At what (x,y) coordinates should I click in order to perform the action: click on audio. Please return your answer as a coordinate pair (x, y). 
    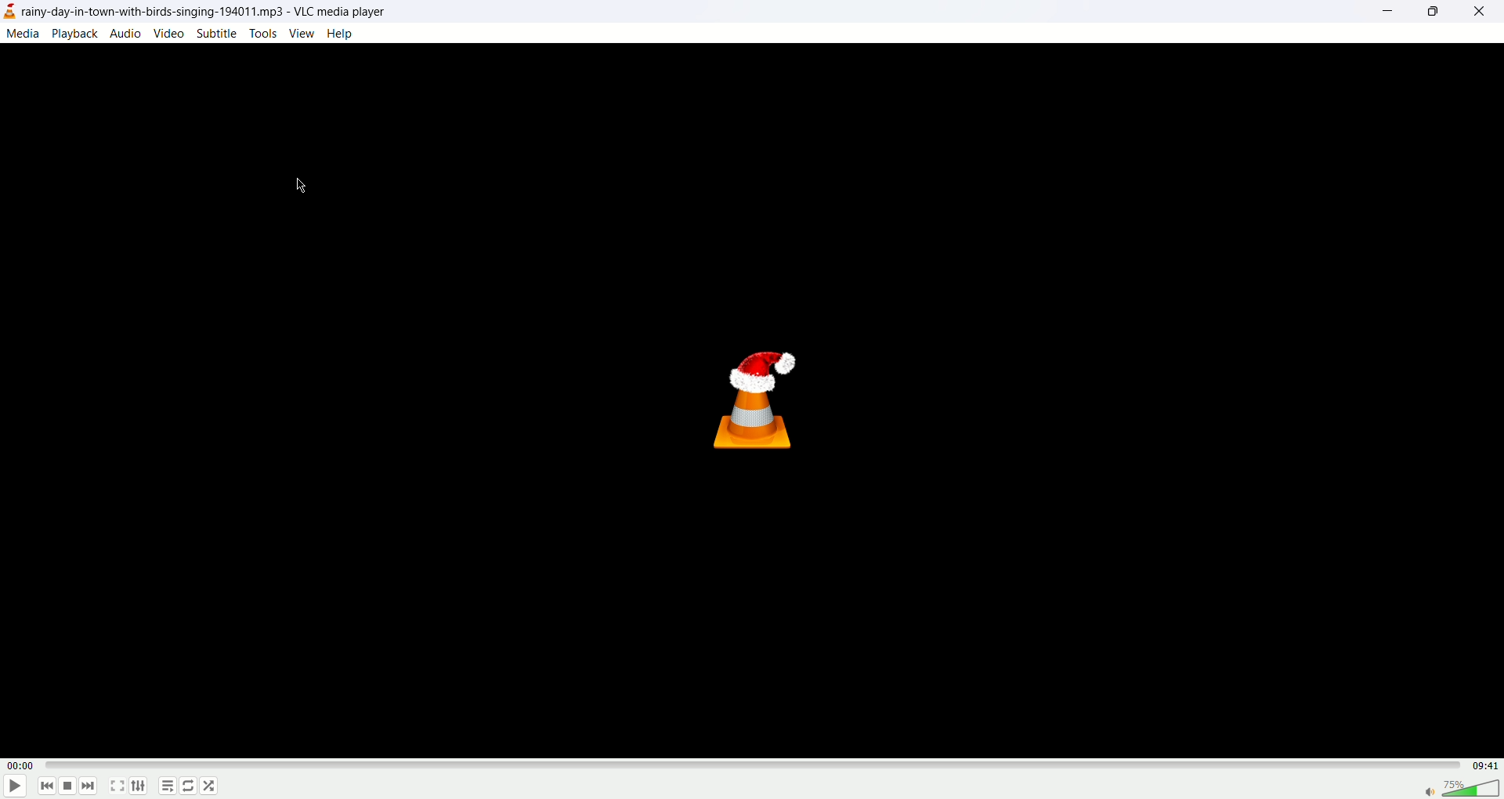
    Looking at the image, I should click on (126, 33).